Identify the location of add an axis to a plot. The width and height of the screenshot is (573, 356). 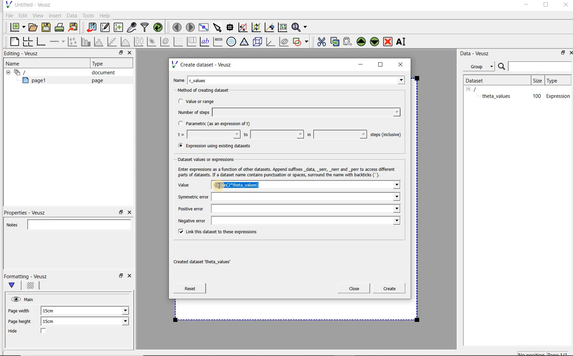
(58, 42).